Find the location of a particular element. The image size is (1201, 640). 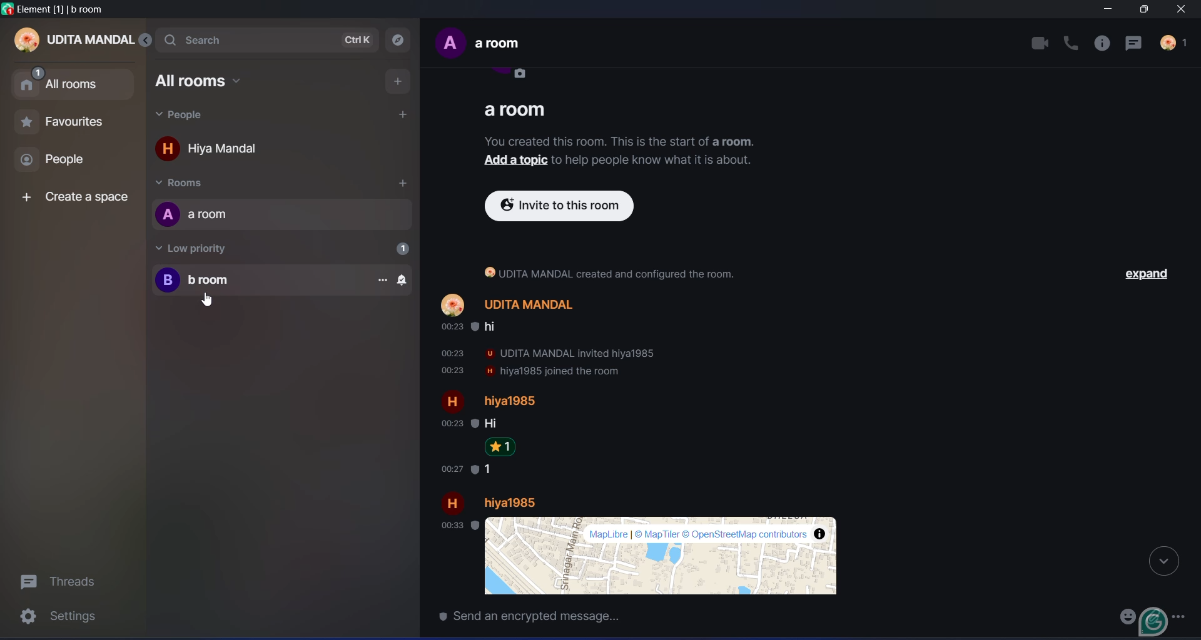

@ UDITA MANDAL created and configured the room. is located at coordinates (620, 272).